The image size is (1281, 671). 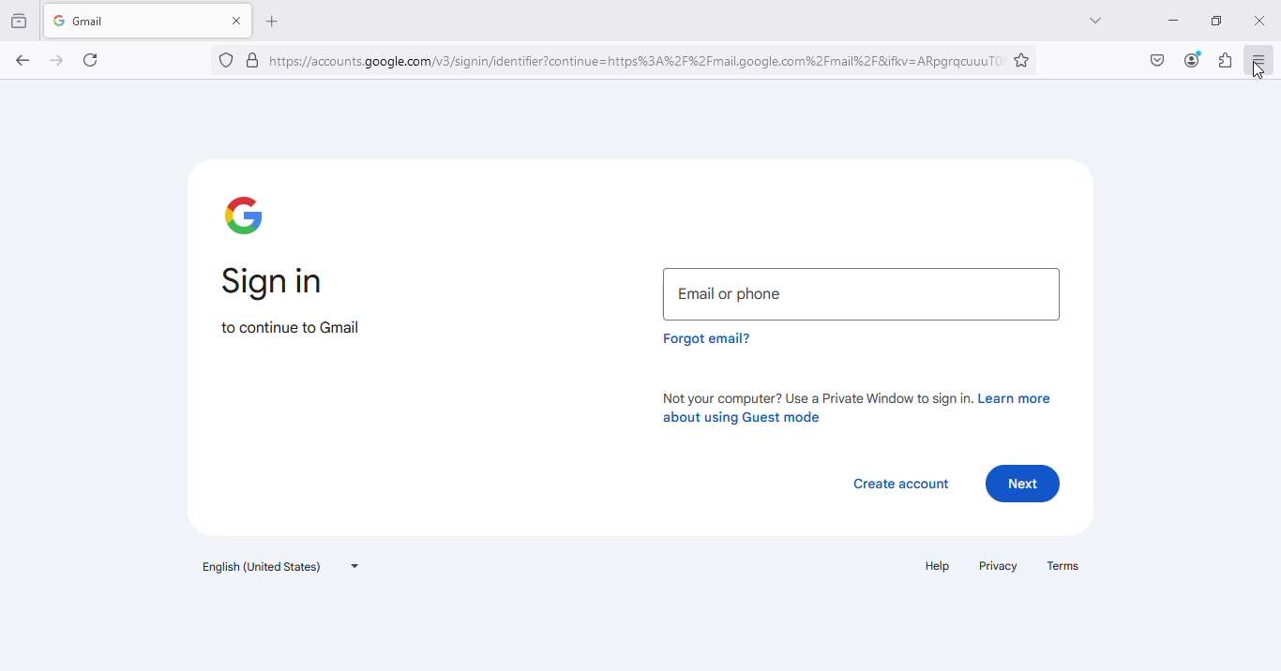 What do you see at coordinates (1262, 21) in the screenshot?
I see `close` at bounding box center [1262, 21].